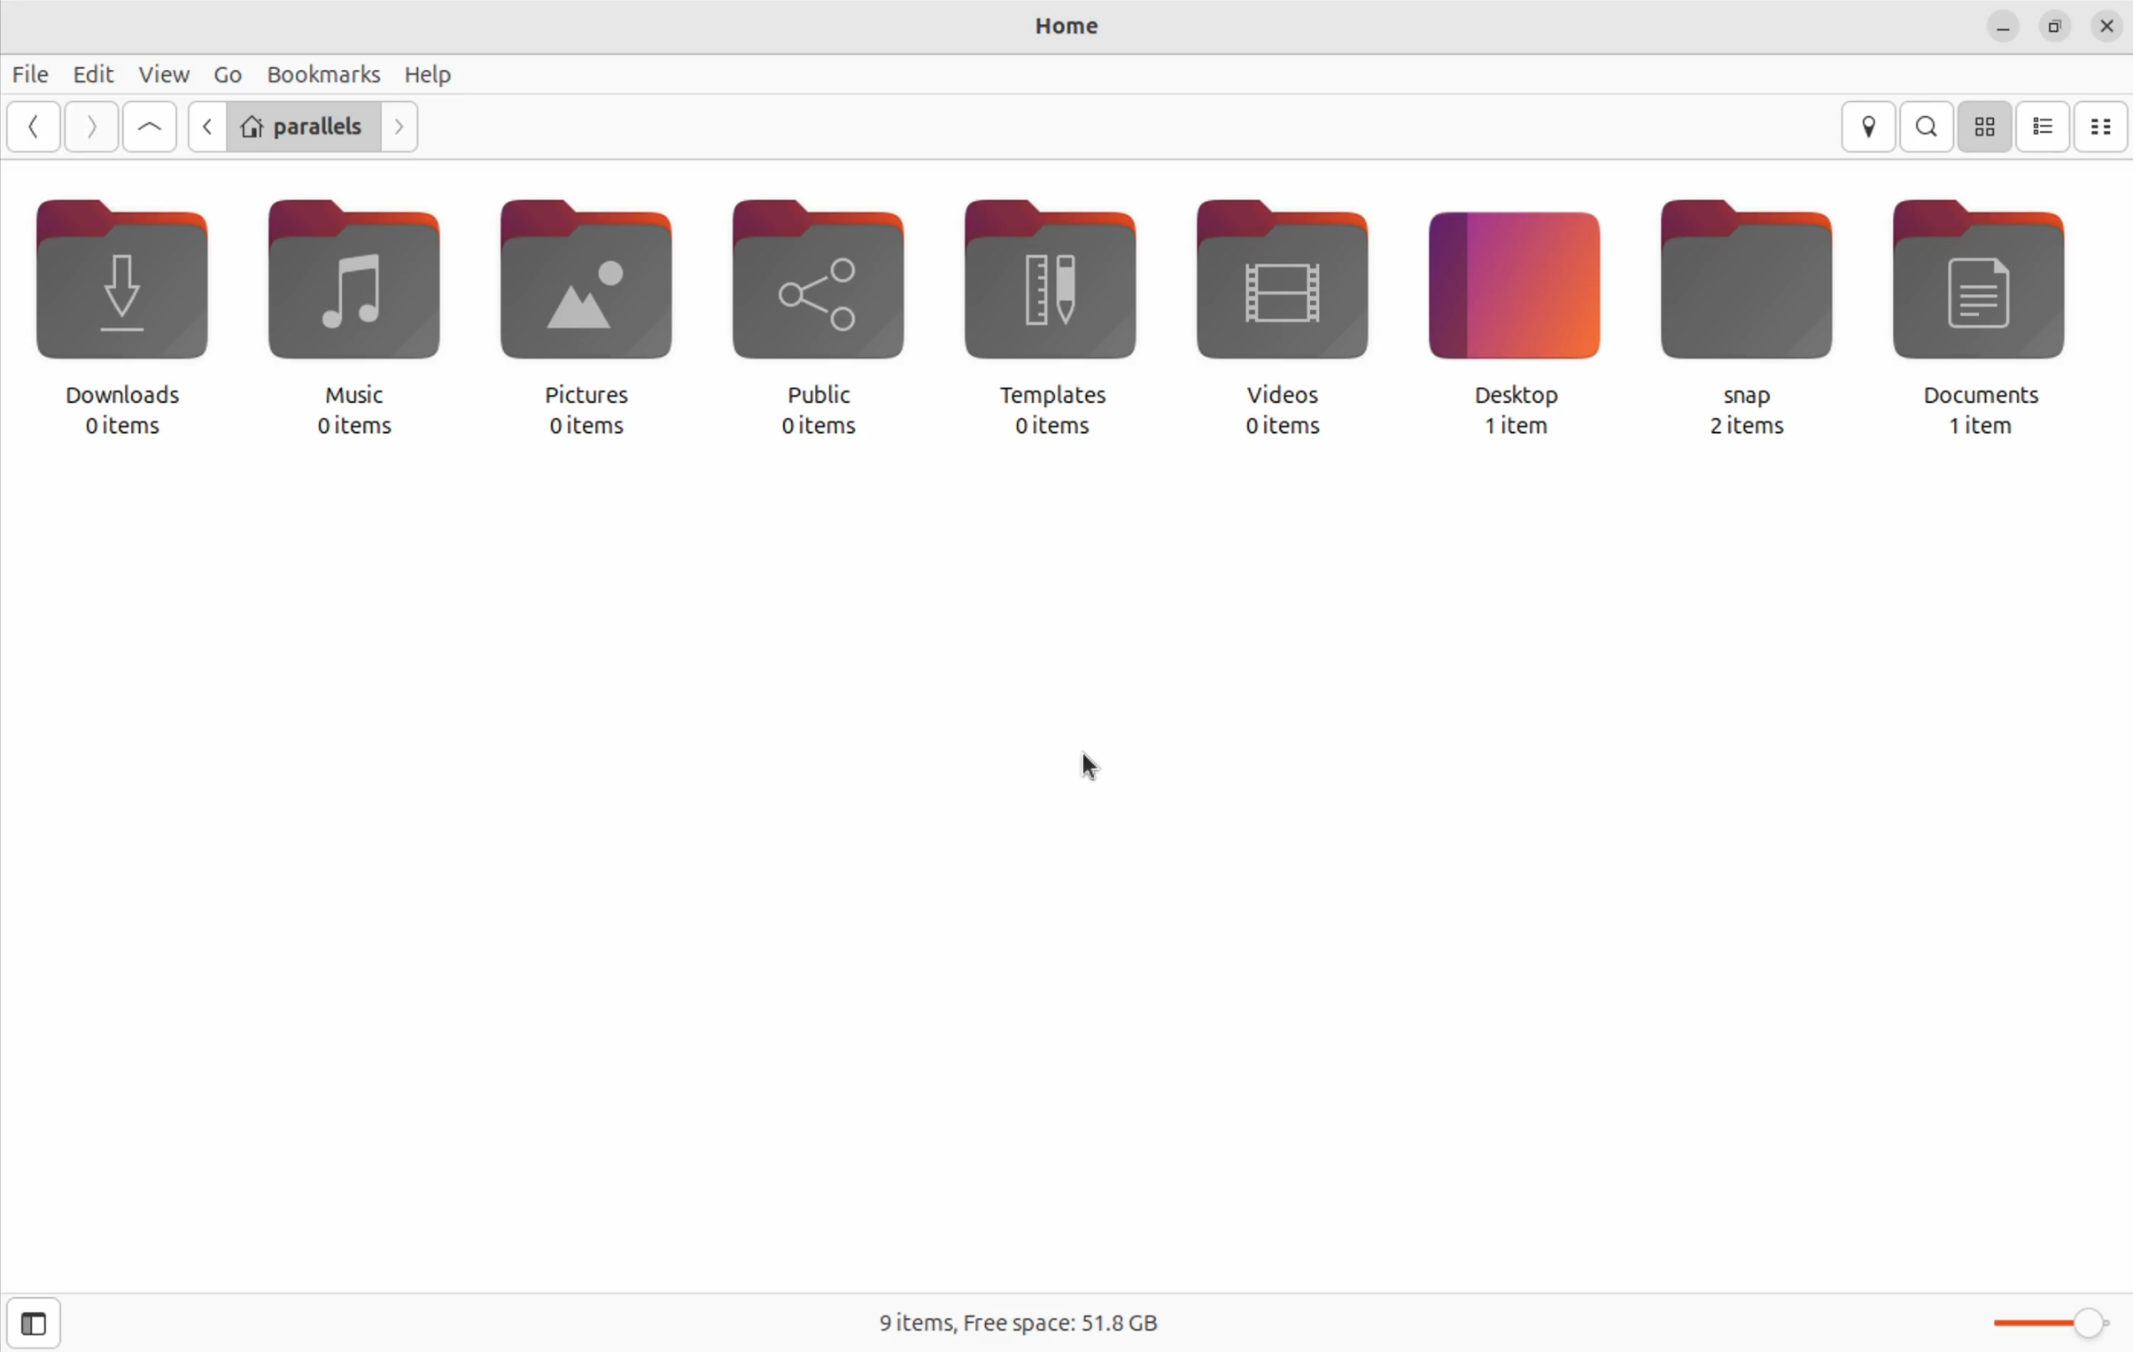 The image size is (2133, 1352). What do you see at coordinates (302, 128) in the screenshot?
I see `parallels` at bounding box center [302, 128].